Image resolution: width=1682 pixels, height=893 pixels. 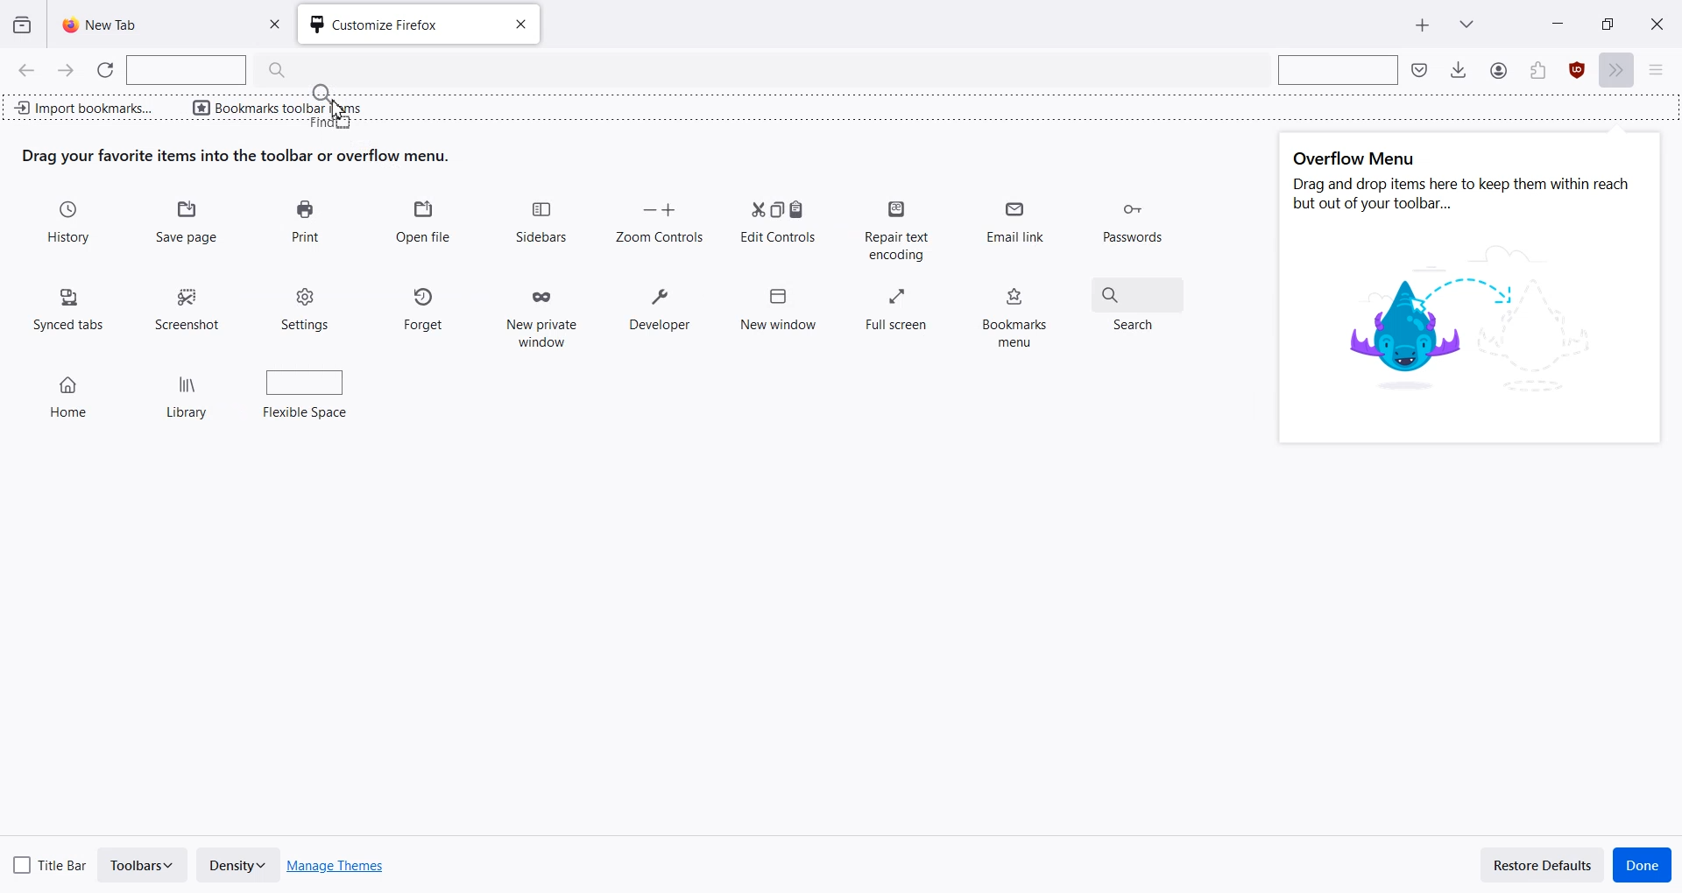 I want to click on Synced tabs, so click(x=69, y=306).